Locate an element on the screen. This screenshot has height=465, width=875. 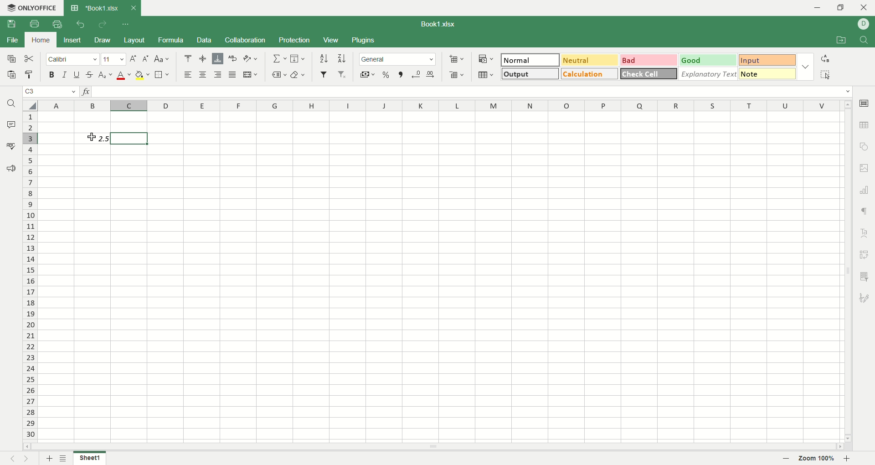
input line is located at coordinates (472, 92).